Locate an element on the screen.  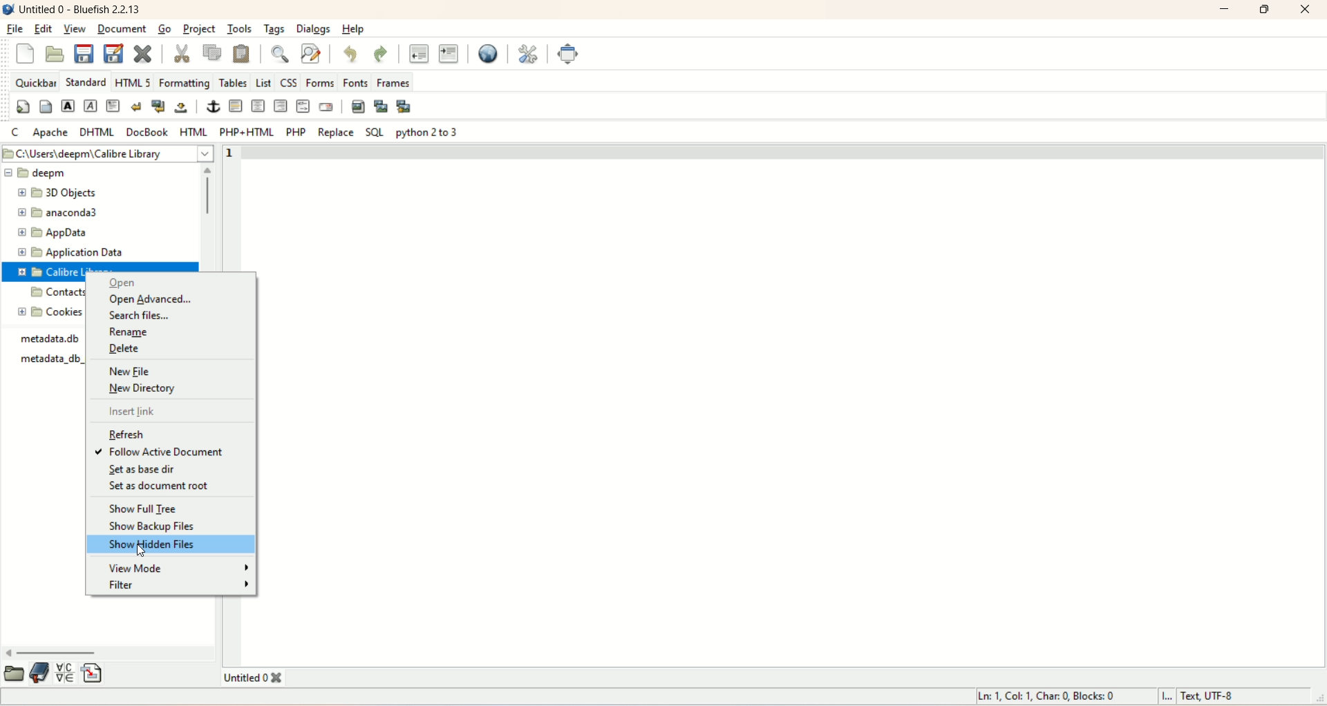
minimize is located at coordinates (1225, 11).